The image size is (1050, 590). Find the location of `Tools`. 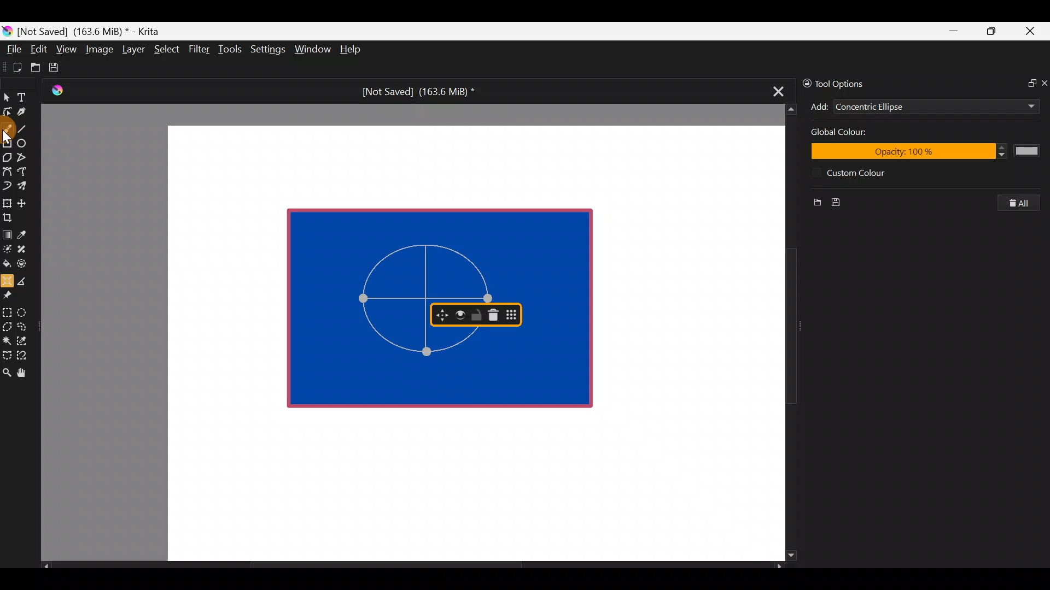

Tools is located at coordinates (232, 50).